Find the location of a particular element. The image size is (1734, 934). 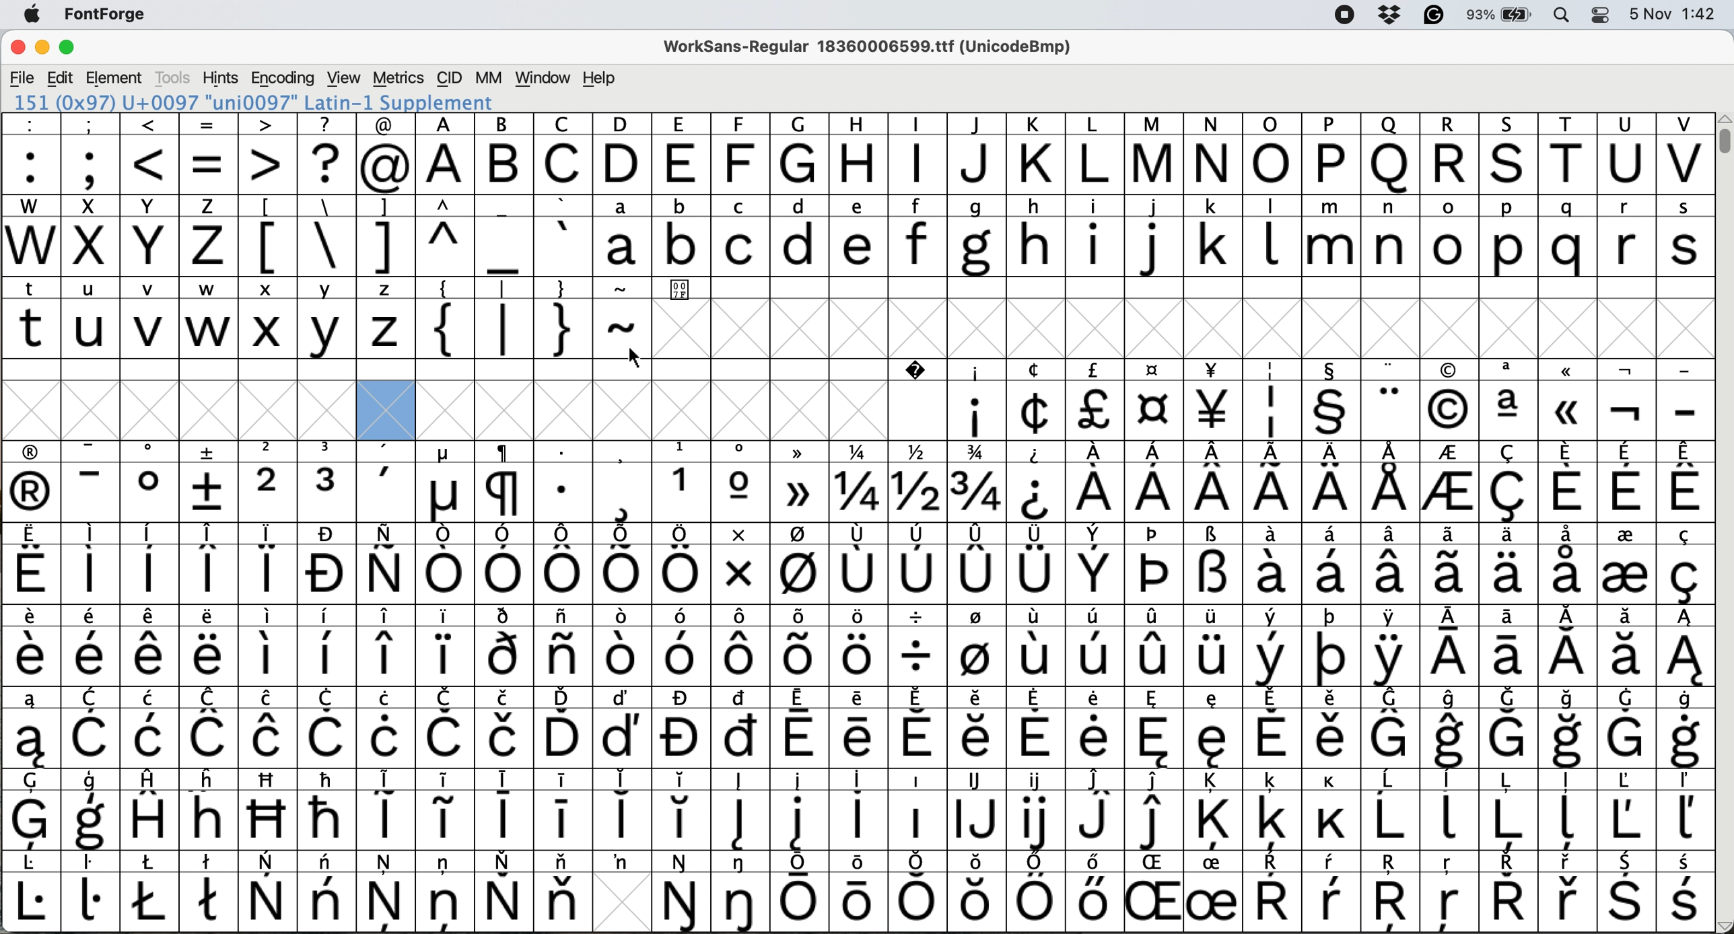

minimise is located at coordinates (40, 48).